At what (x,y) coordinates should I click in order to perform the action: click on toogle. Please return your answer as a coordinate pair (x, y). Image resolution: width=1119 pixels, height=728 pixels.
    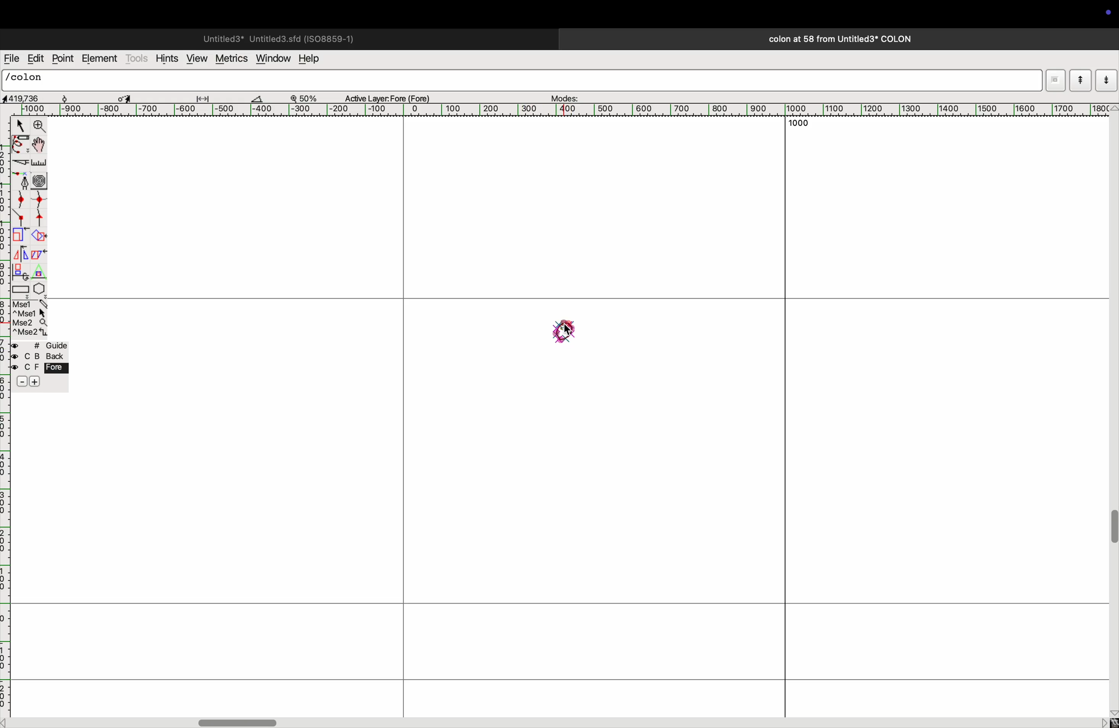
    Looking at the image, I should click on (39, 146).